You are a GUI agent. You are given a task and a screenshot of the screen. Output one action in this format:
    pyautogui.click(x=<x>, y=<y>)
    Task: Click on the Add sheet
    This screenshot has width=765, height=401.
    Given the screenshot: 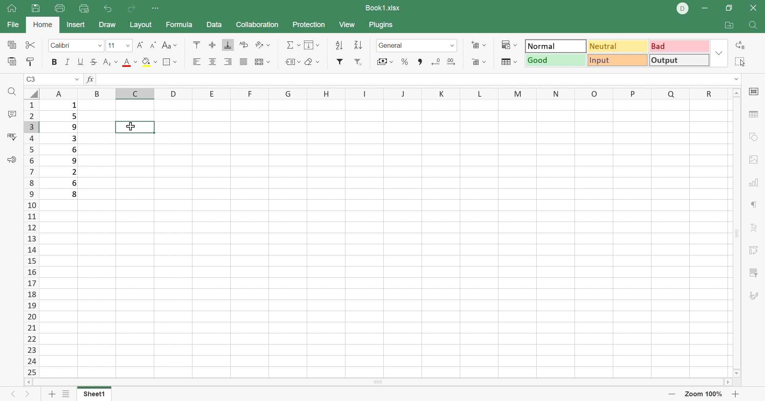 What is the action you would take?
    pyautogui.click(x=51, y=395)
    